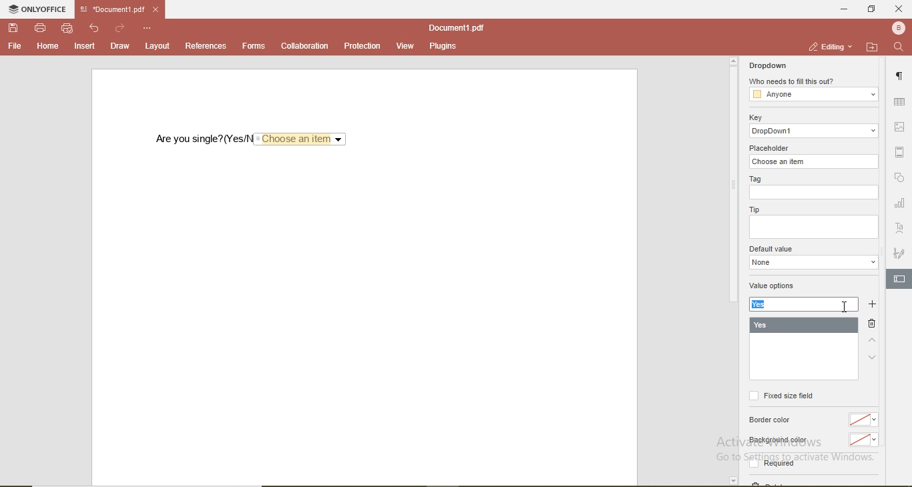  Describe the element at coordinates (776, 440) in the screenshot. I see `Background color` at that location.